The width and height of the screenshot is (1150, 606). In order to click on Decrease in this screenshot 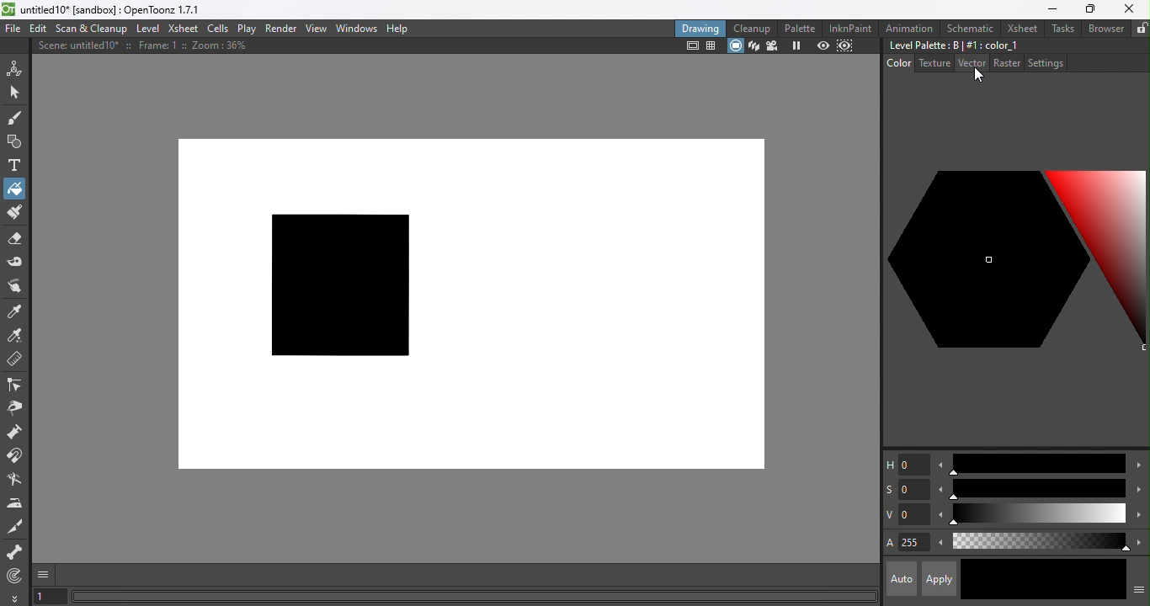, I will do `click(940, 516)`.